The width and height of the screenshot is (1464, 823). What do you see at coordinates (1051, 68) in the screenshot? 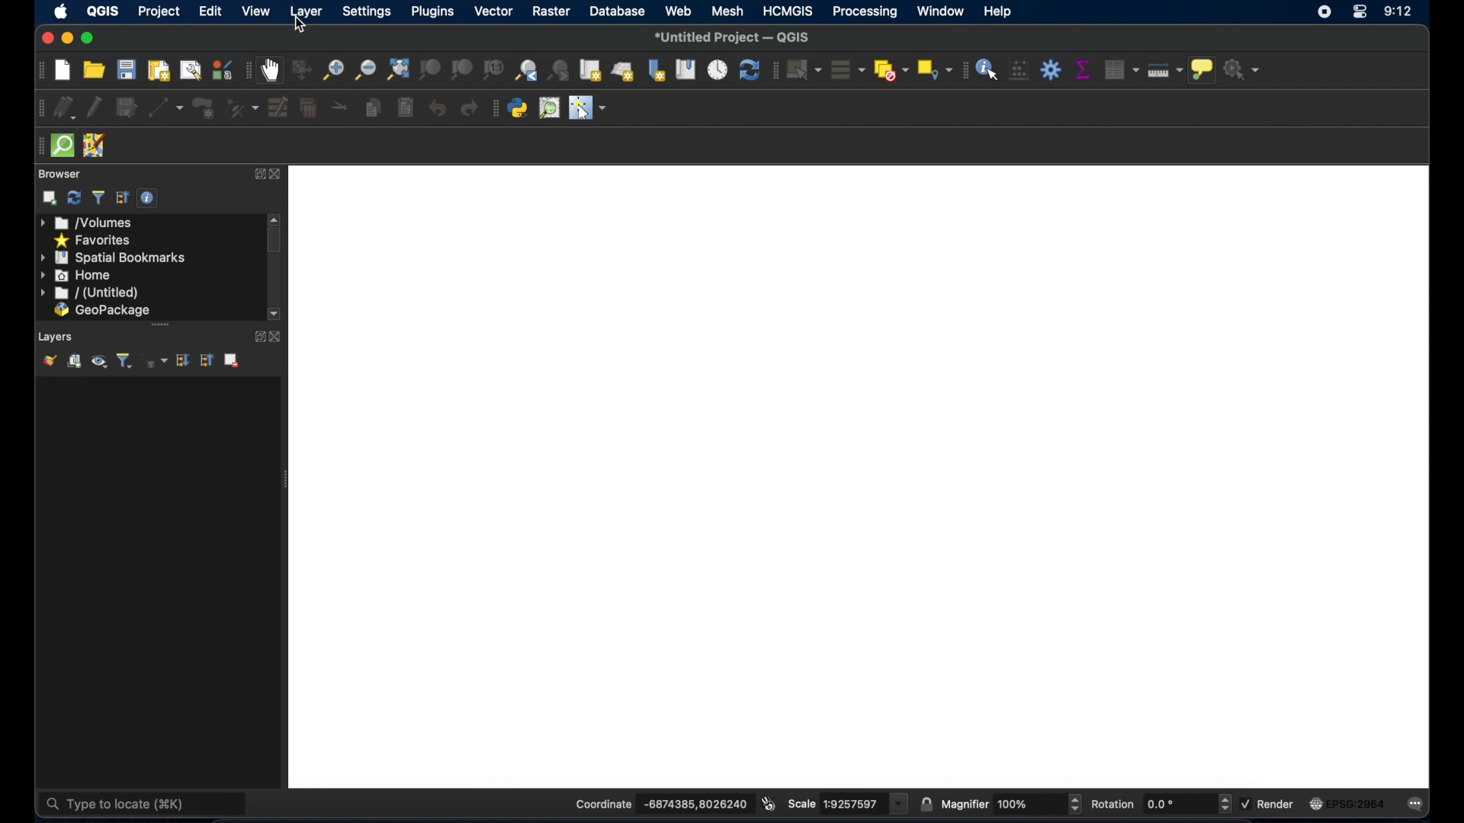
I see `toolbox` at bounding box center [1051, 68].